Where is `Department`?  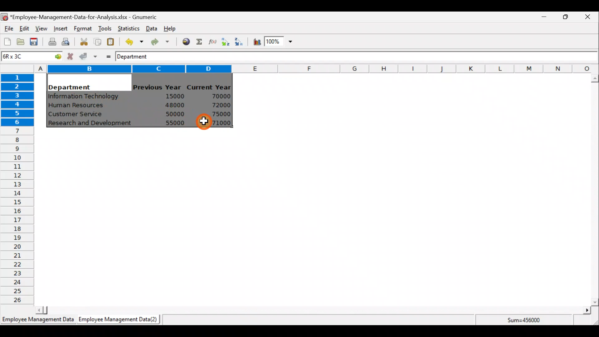
Department is located at coordinates (69, 85).